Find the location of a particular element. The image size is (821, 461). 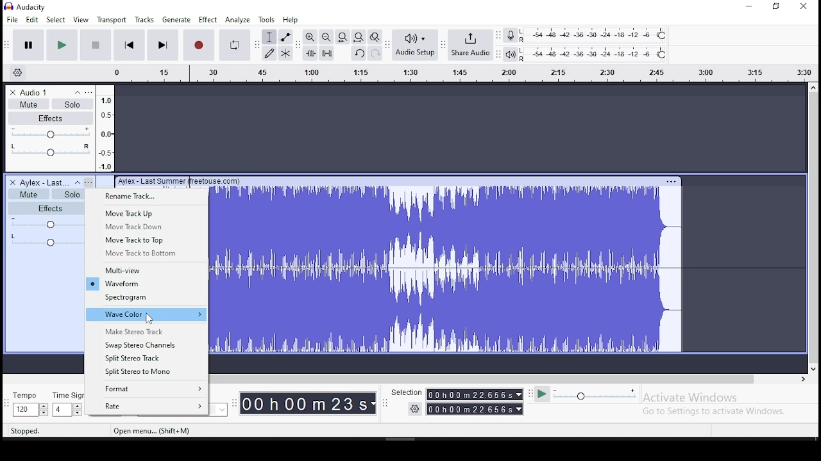

split stereo track is located at coordinates (148, 357).